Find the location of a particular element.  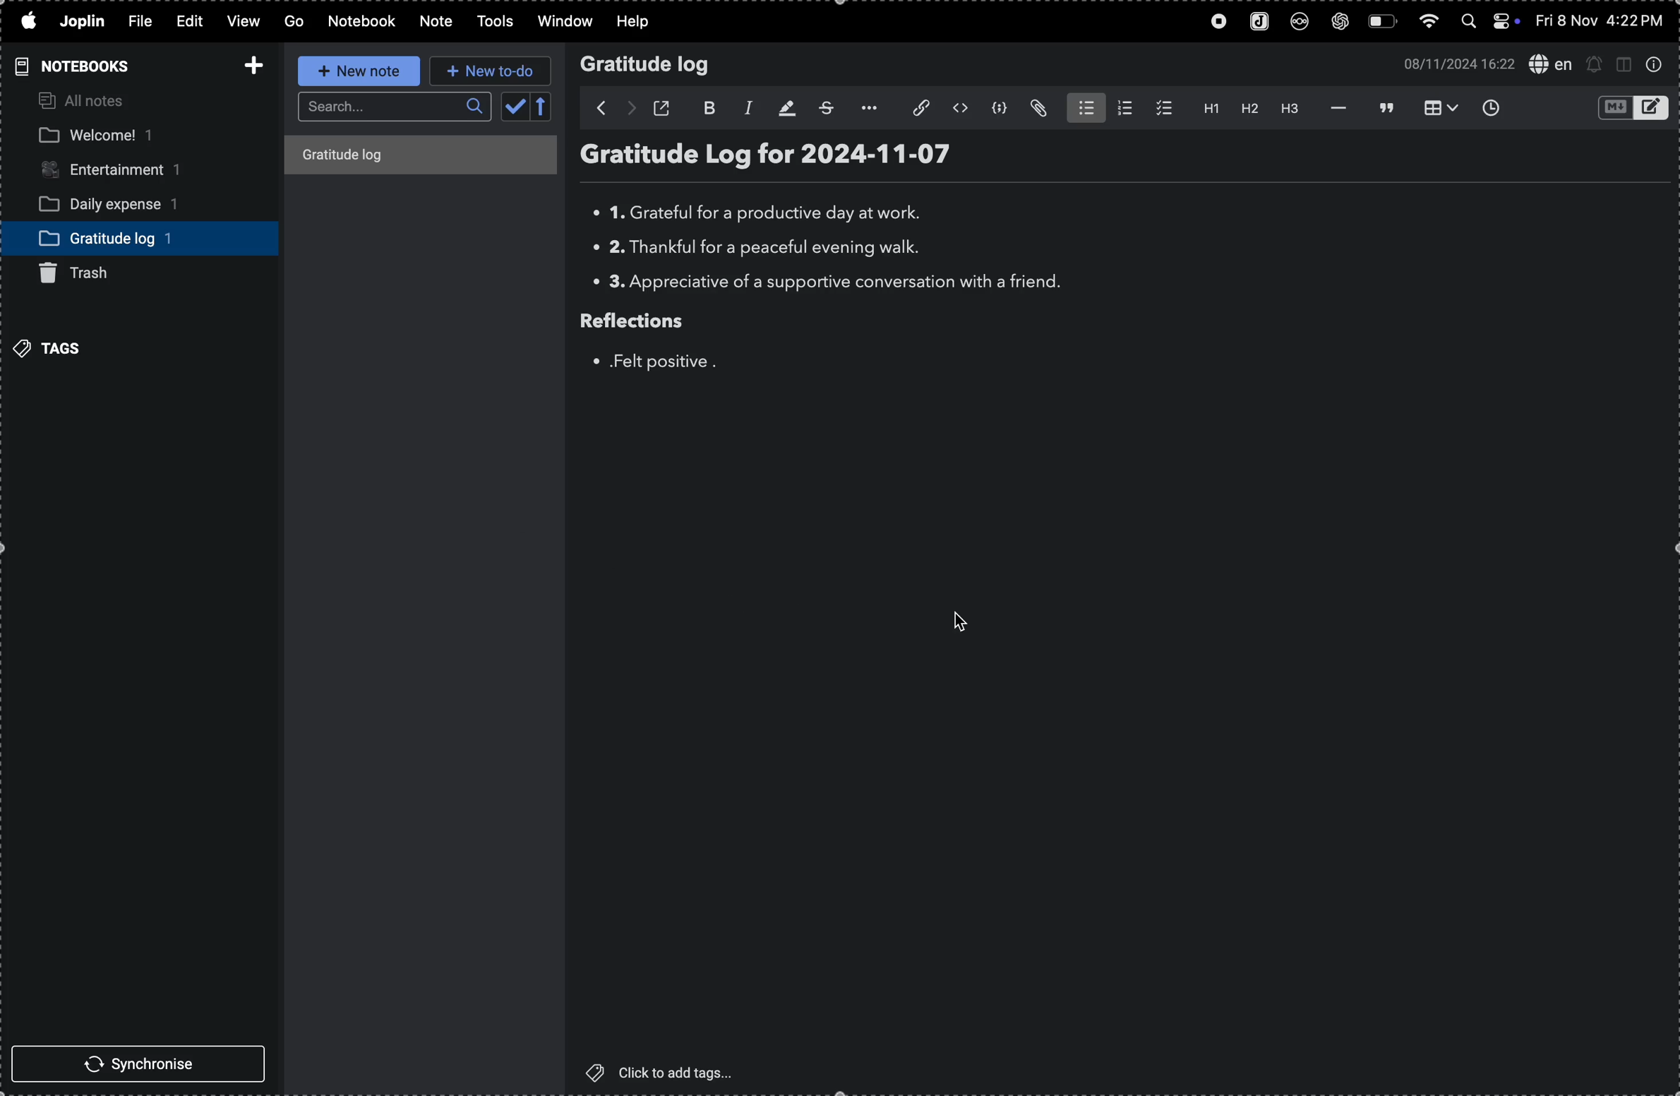

backward is located at coordinates (594, 109).